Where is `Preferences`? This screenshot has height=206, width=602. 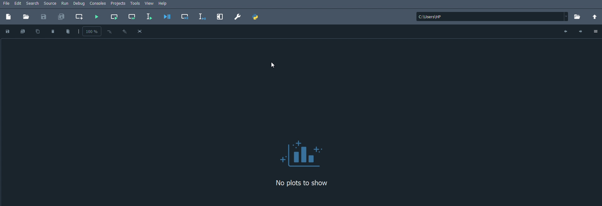
Preferences is located at coordinates (237, 17).